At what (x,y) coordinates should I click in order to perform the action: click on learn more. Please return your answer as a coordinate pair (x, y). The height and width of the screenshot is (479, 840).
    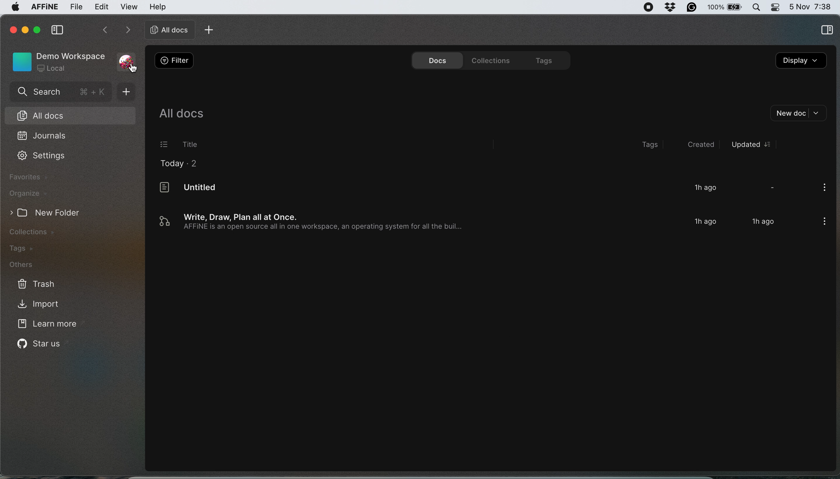
    Looking at the image, I should click on (50, 325).